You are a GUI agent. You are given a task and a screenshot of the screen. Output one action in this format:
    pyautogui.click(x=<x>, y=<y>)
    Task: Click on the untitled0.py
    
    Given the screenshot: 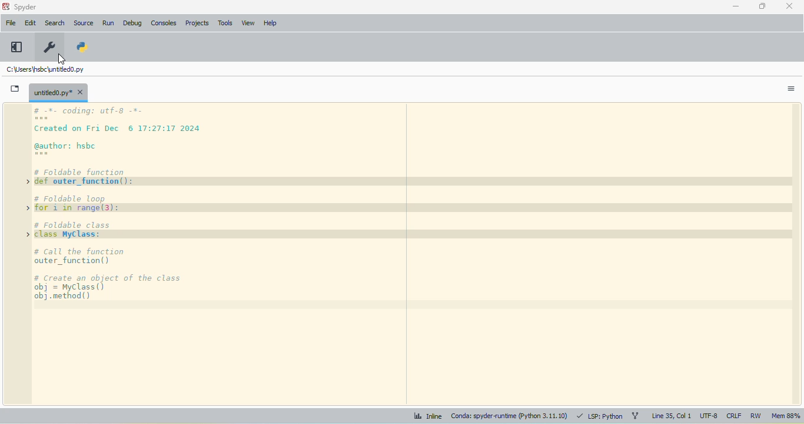 What is the action you would take?
    pyautogui.click(x=58, y=92)
    